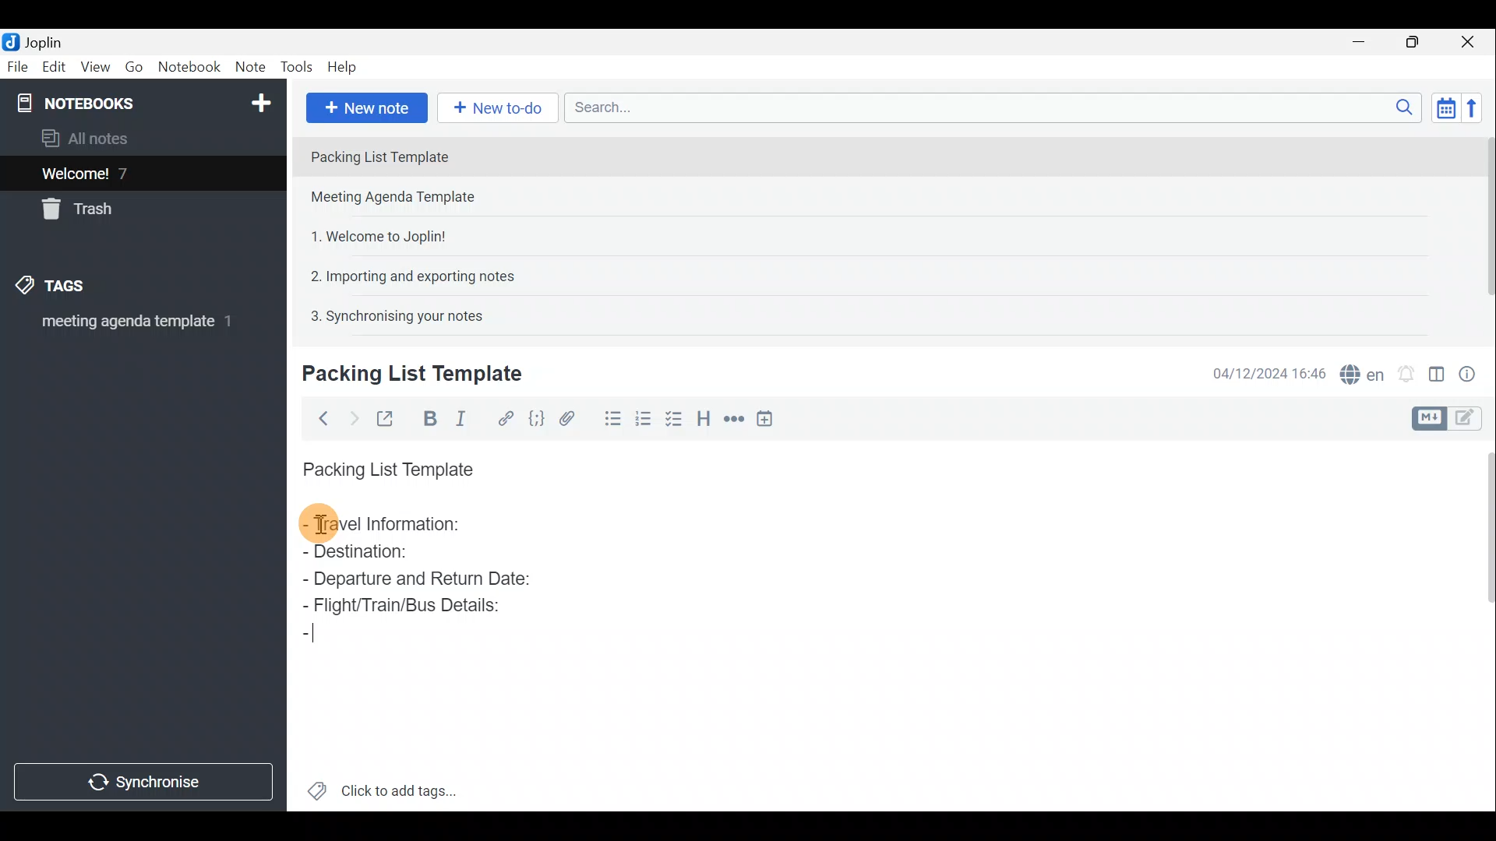 The width and height of the screenshot is (1496, 841). I want to click on Notebook, so click(189, 69).